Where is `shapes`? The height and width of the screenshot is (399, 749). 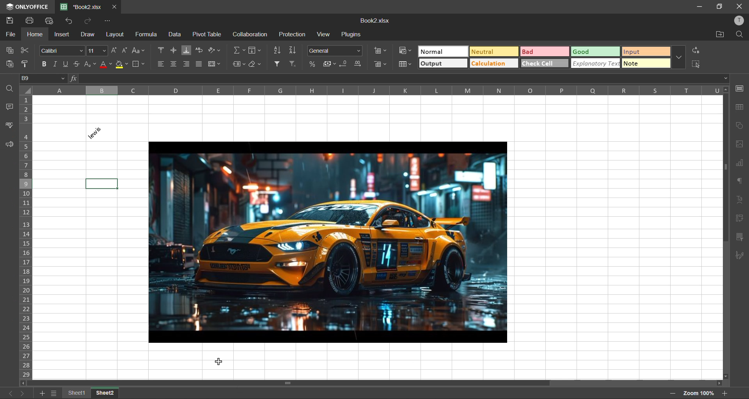 shapes is located at coordinates (739, 125).